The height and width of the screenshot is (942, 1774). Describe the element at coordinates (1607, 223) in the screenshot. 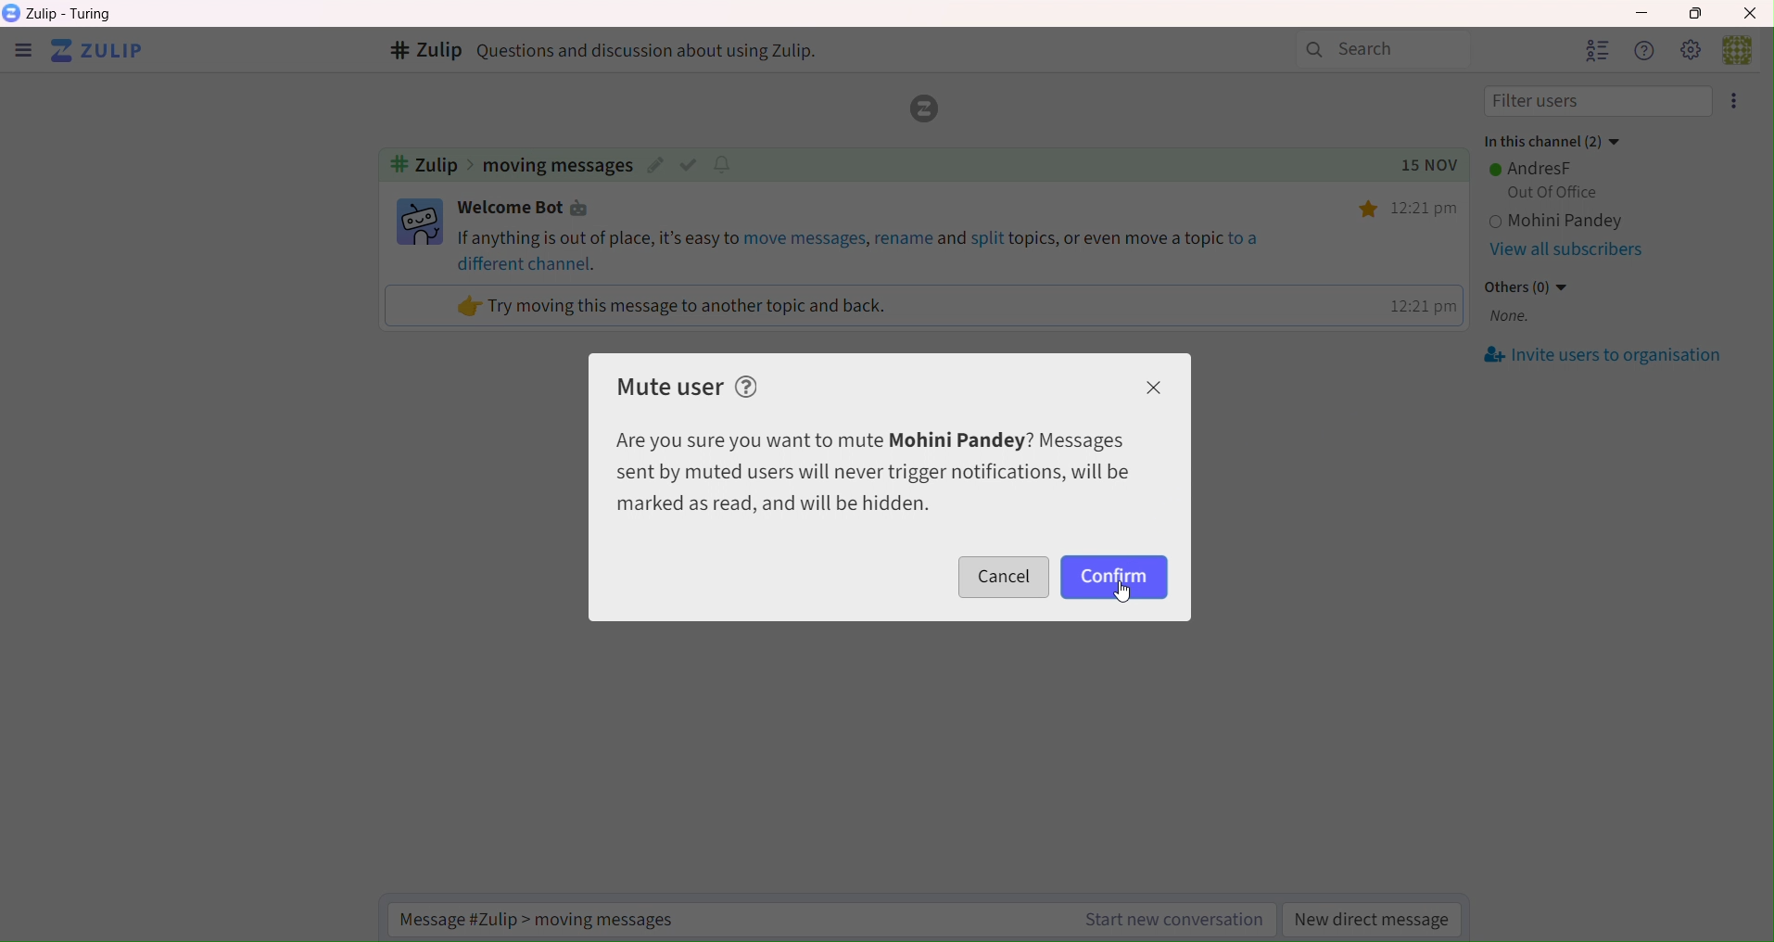

I see `Mohini Pandey ` at that location.